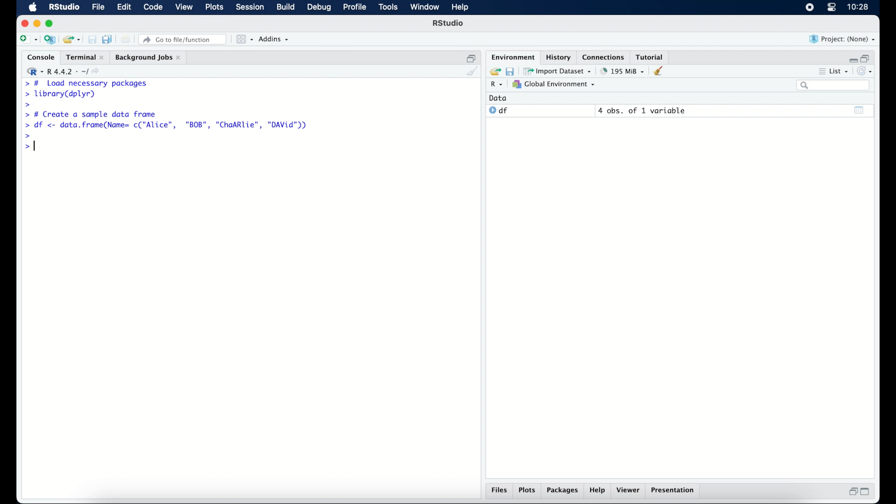 Image resolution: width=896 pixels, height=504 pixels. What do you see at coordinates (528, 491) in the screenshot?
I see `plots` at bounding box center [528, 491].